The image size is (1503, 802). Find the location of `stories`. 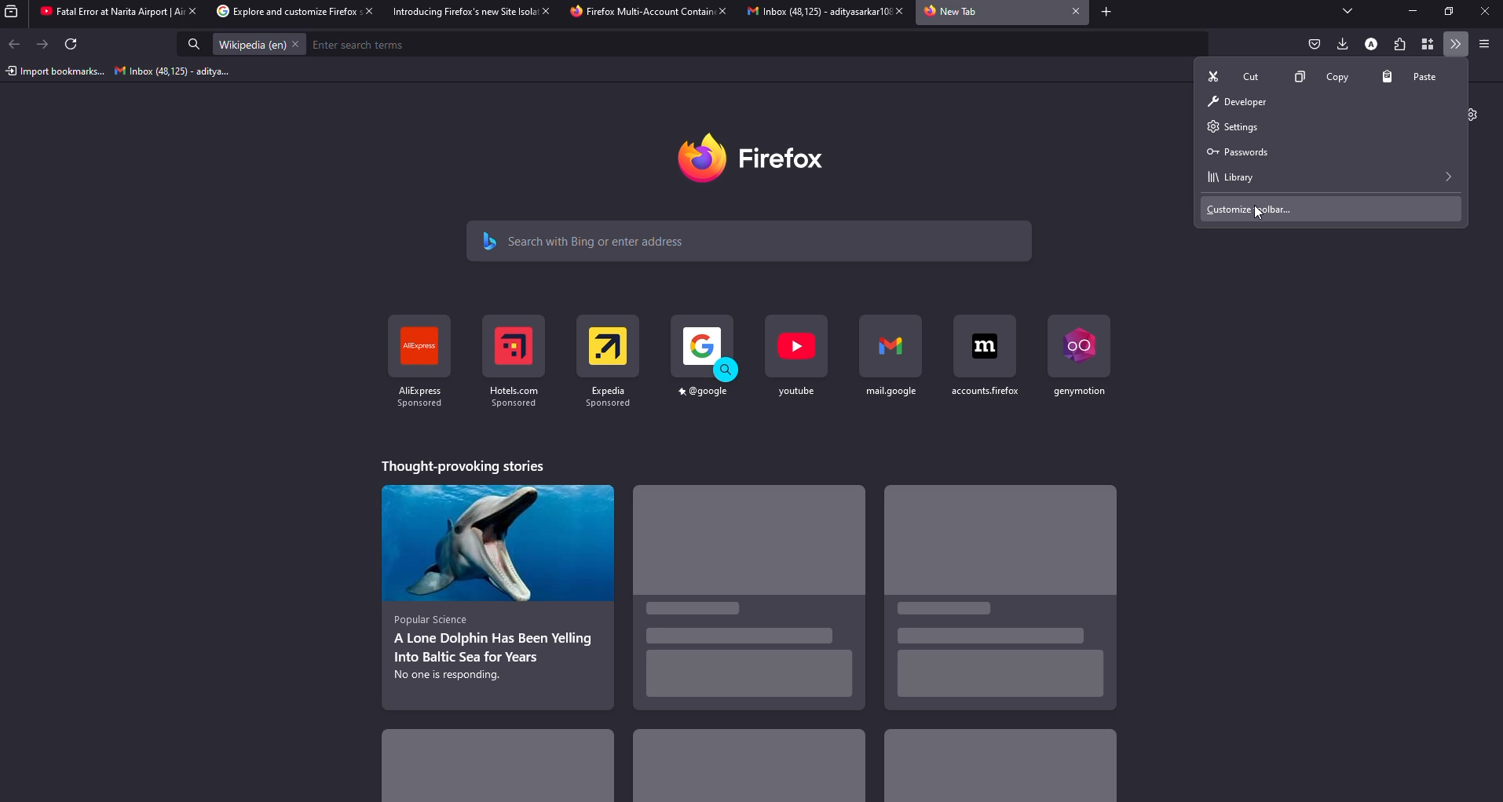

stories is located at coordinates (745, 603).